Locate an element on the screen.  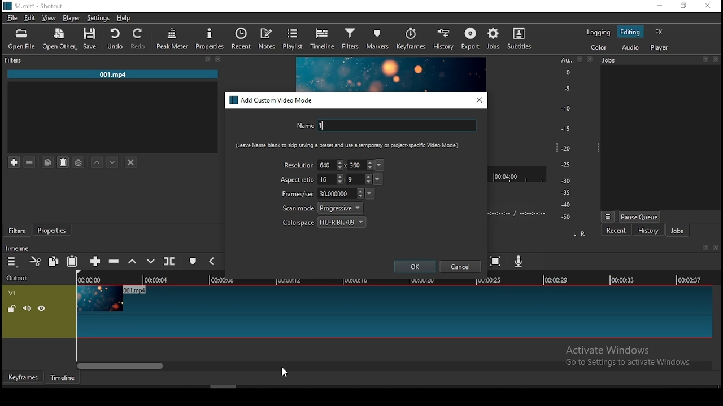
previous marker is located at coordinates (211, 261).